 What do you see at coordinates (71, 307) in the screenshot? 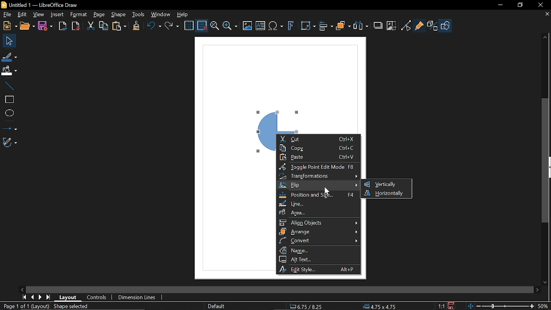
I see `shape selected` at bounding box center [71, 307].